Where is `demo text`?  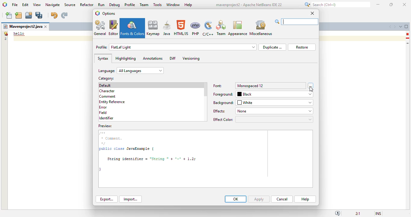 demo text is located at coordinates (19, 33).